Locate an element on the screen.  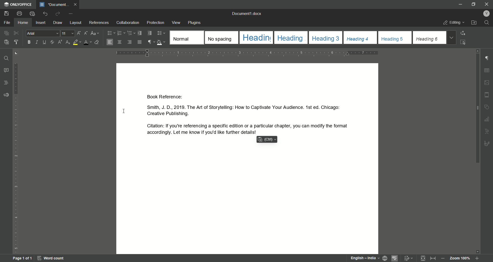
open file is located at coordinates (474, 22).